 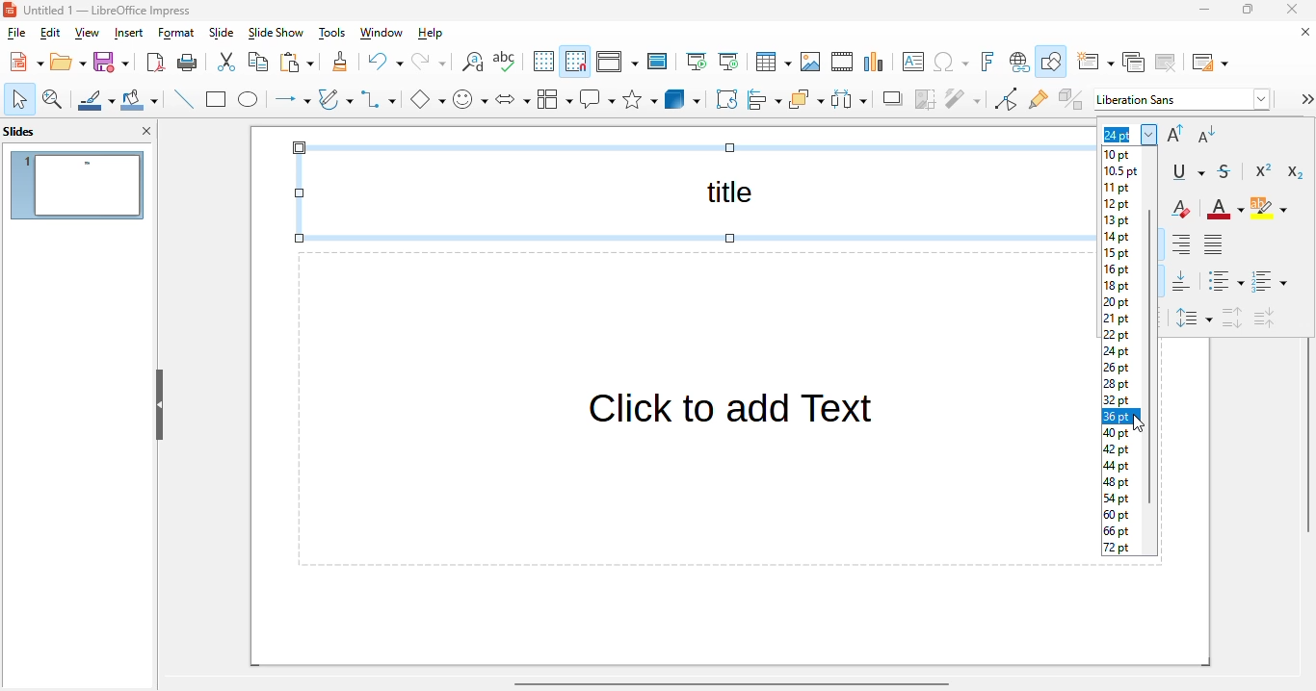 What do you see at coordinates (1233, 318) in the screenshot?
I see `increase paragraph spacing` at bounding box center [1233, 318].